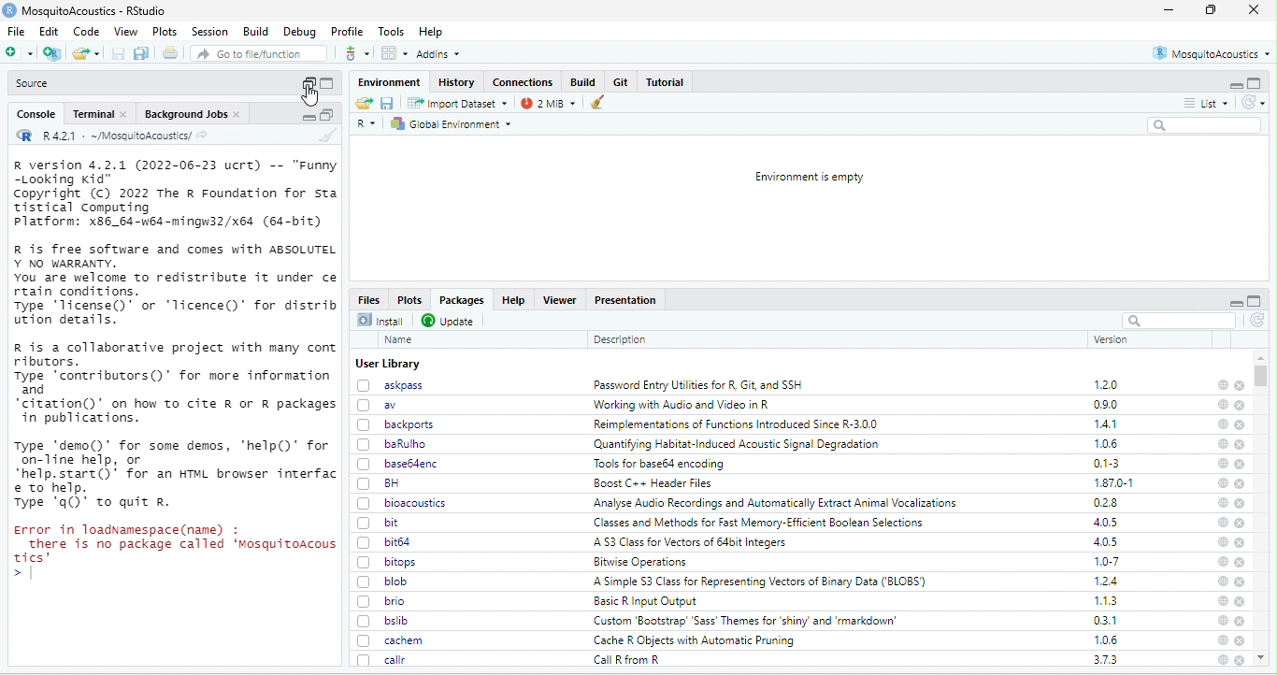 The image size is (1277, 675). I want to click on close, so click(1239, 523).